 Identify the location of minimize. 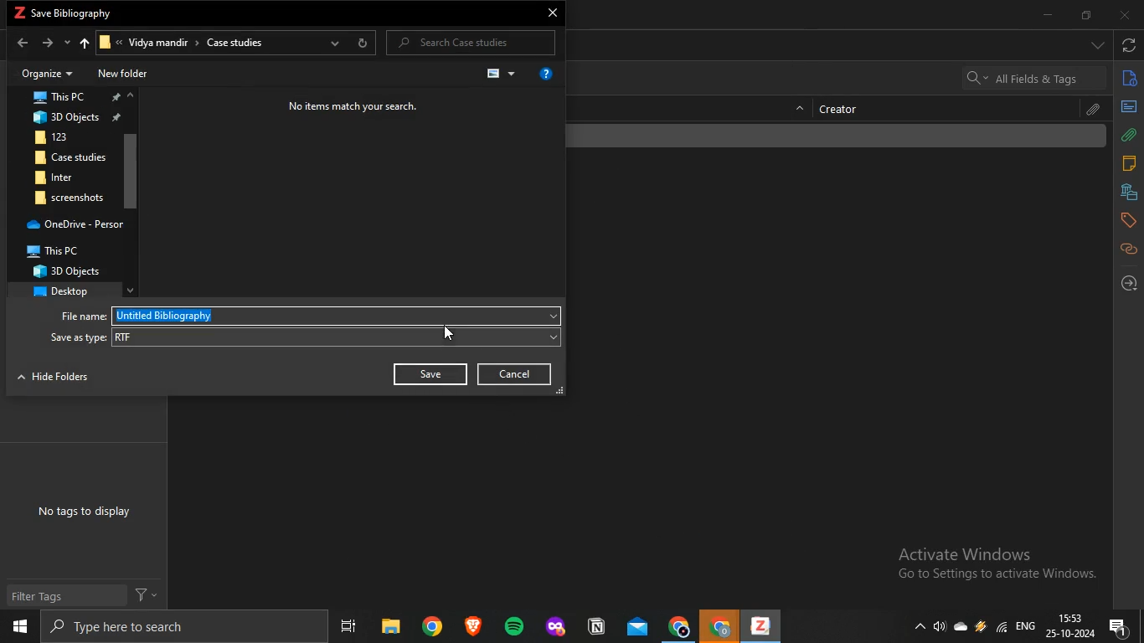
(1051, 16).